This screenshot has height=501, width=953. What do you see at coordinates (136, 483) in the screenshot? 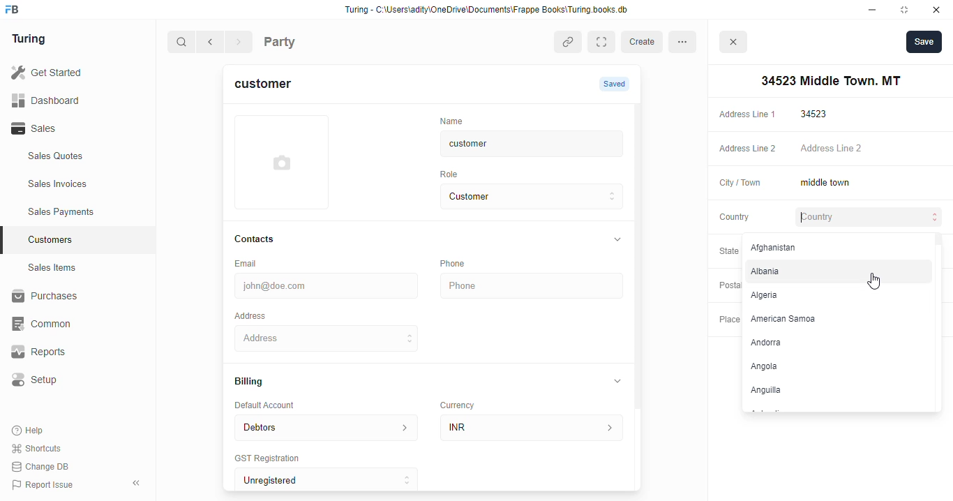
I see `collpase` at bounding box center [136, 483].